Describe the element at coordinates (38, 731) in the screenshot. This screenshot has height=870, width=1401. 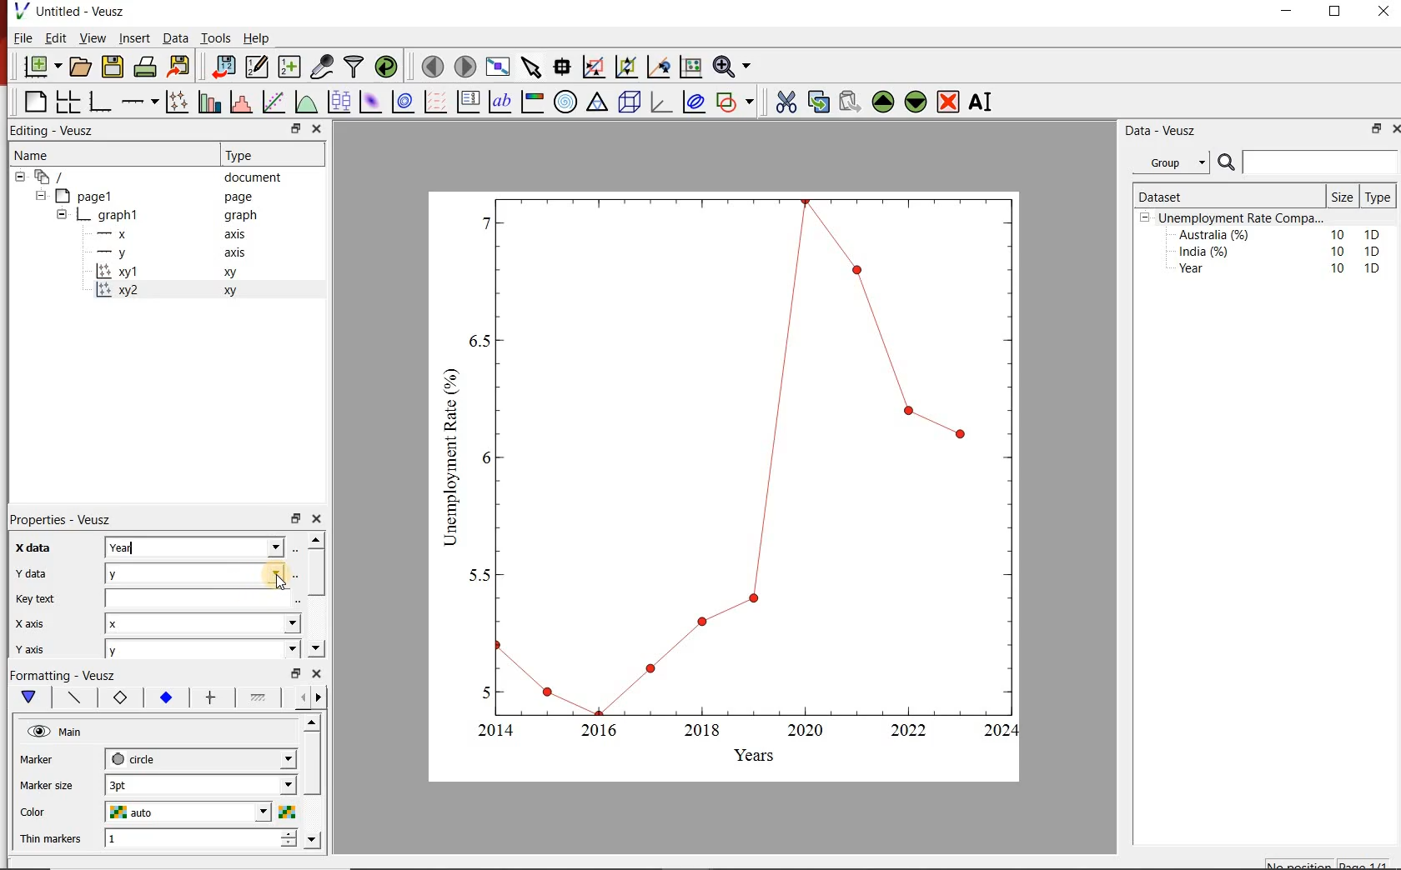
I see `hide/unhide` at that location.